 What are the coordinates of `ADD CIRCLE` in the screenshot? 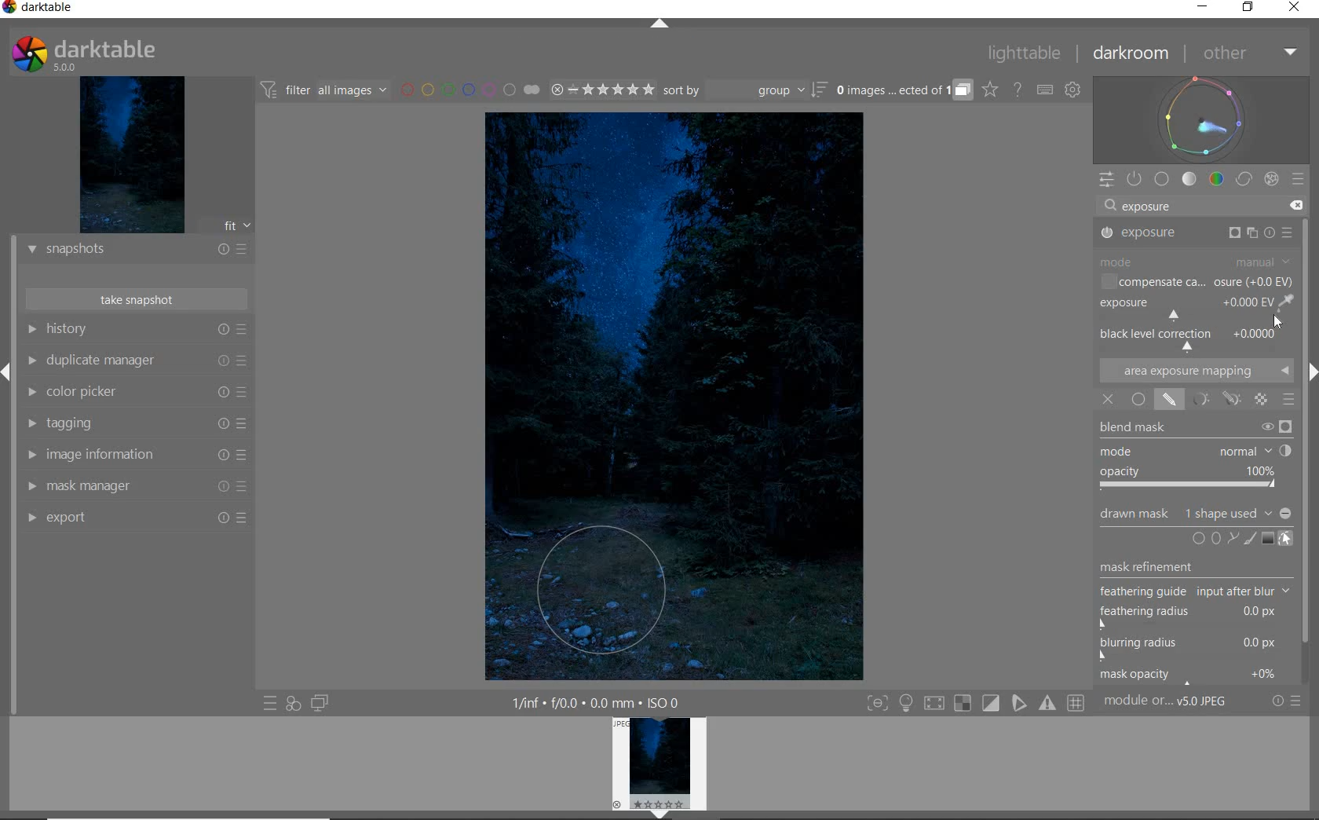 It's located at (1200, 540).